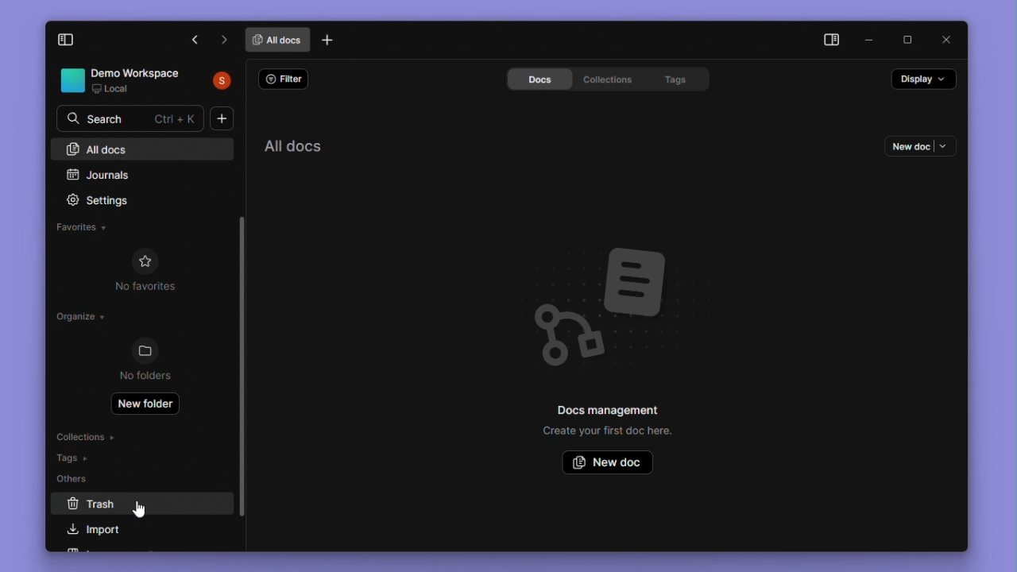  I want to click on new tab, so click(333, 41).